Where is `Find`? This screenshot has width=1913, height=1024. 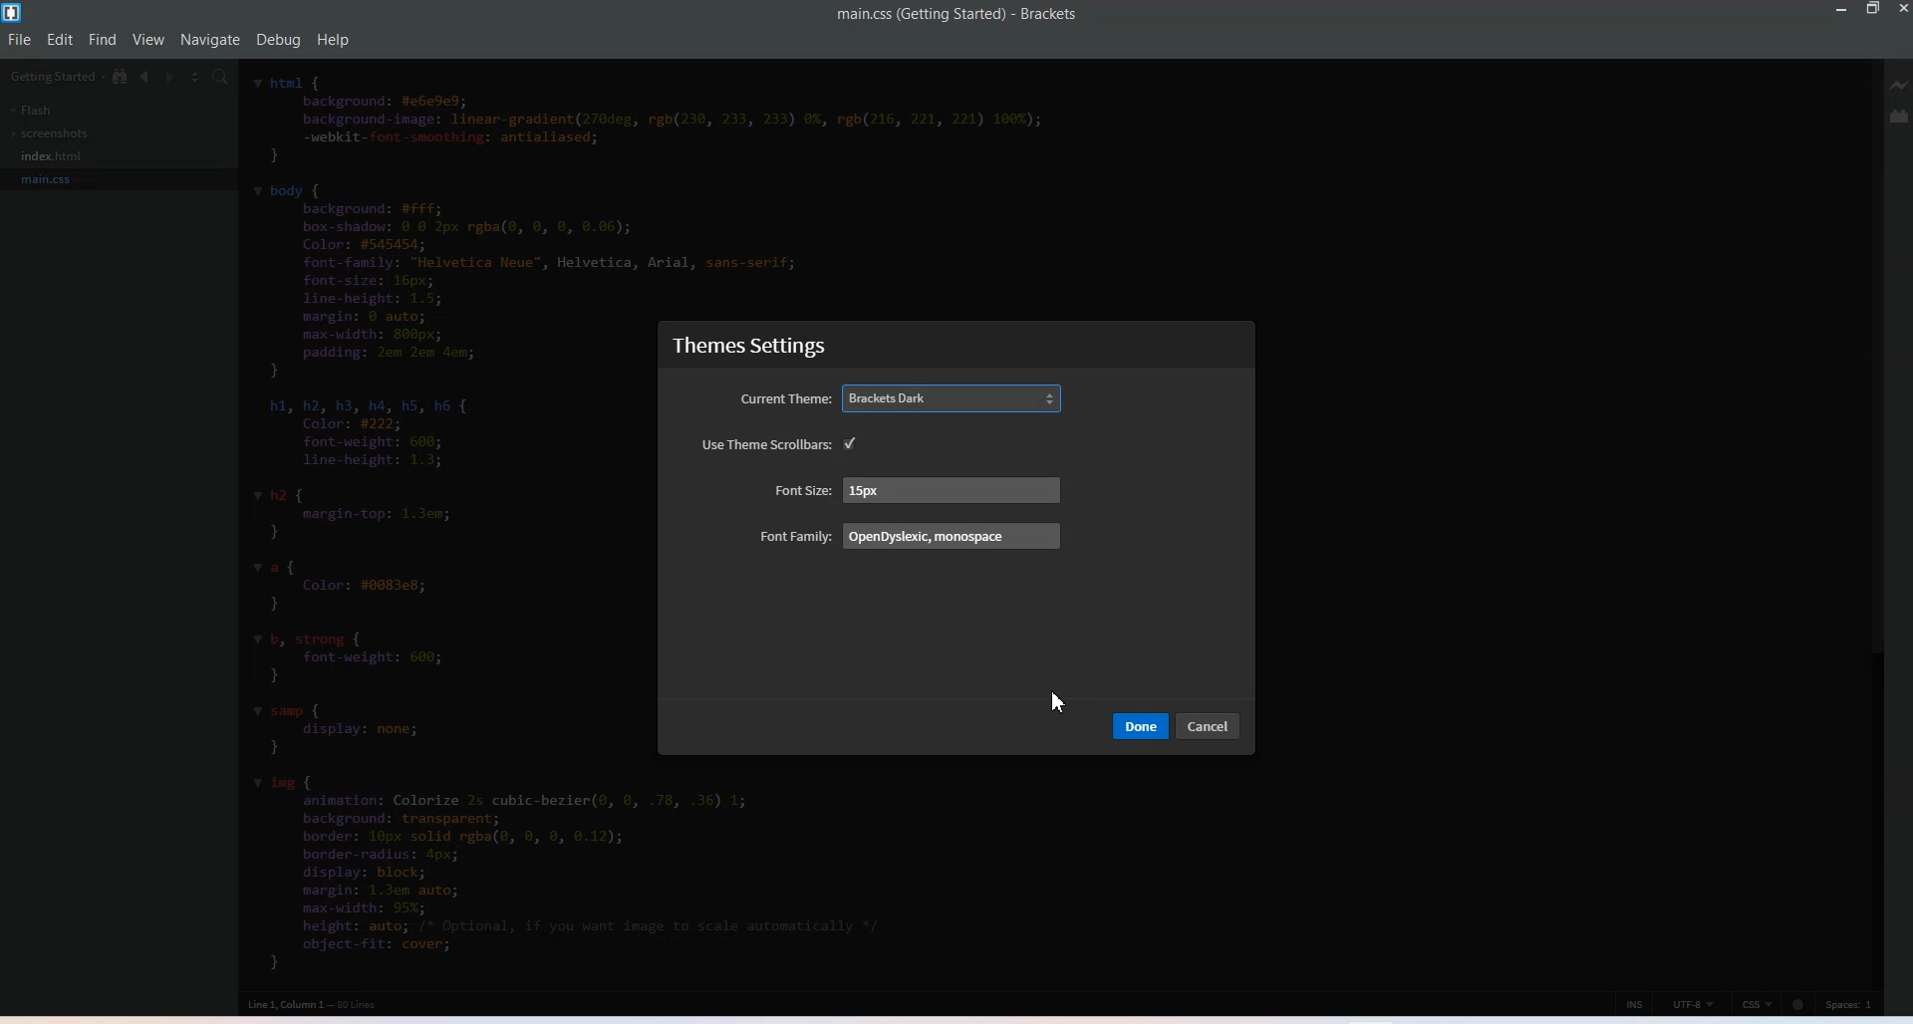
Find is located at coordinates (103, 39).